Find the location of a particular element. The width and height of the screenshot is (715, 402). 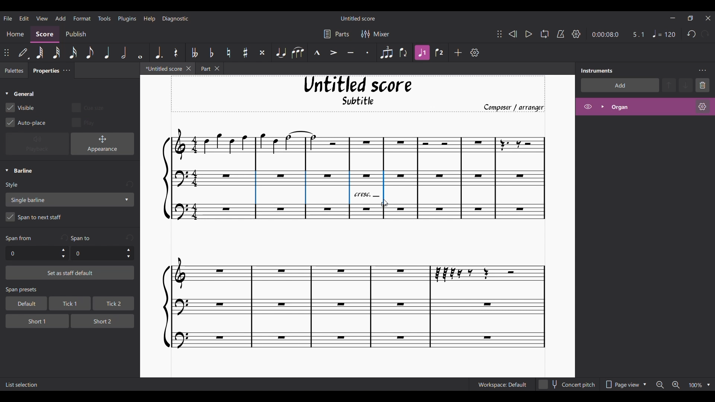

Organ is located at coordinates (650, 107).